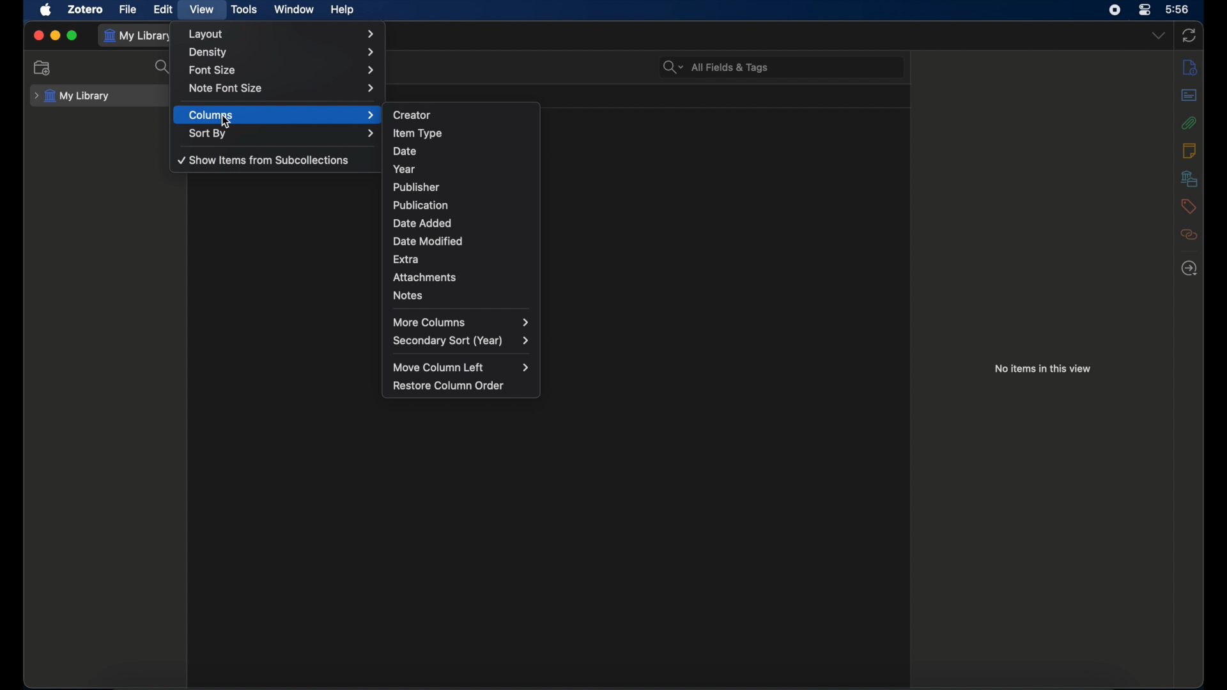  I want to click on minimize, so click(56, 35).